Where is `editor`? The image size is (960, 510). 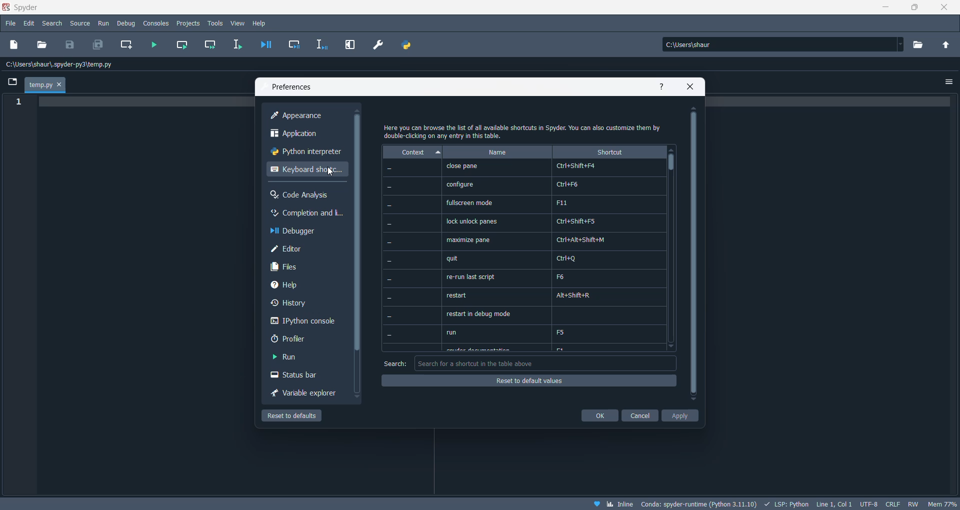 editor is located at coordinates (304, 250).